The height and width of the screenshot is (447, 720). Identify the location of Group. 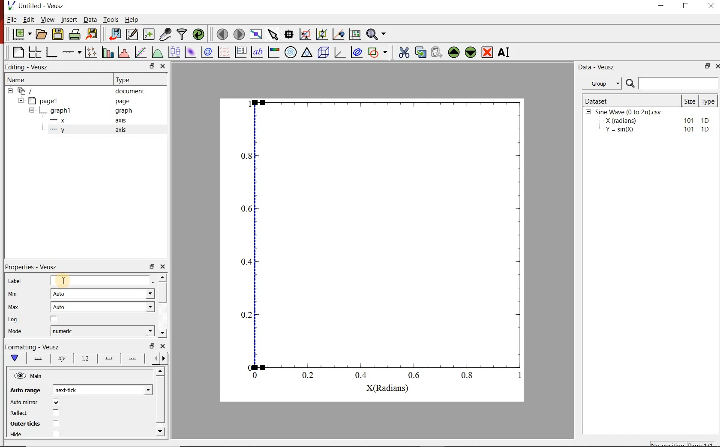
(604, 83).